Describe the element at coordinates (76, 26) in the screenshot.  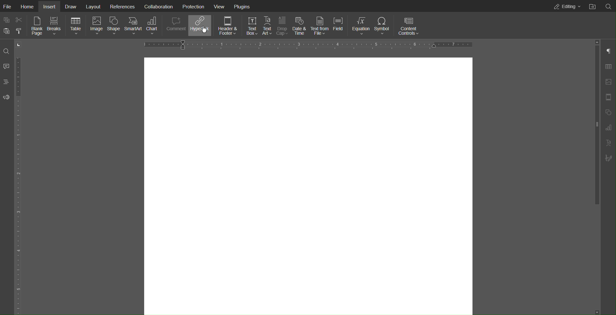
I see `Table` at that location.